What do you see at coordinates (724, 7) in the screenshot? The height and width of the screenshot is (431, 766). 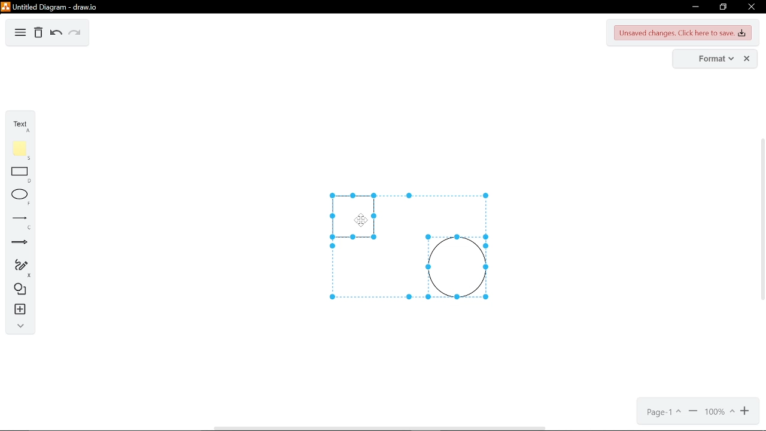 I see `restore down` at bounding box center [724, 7].